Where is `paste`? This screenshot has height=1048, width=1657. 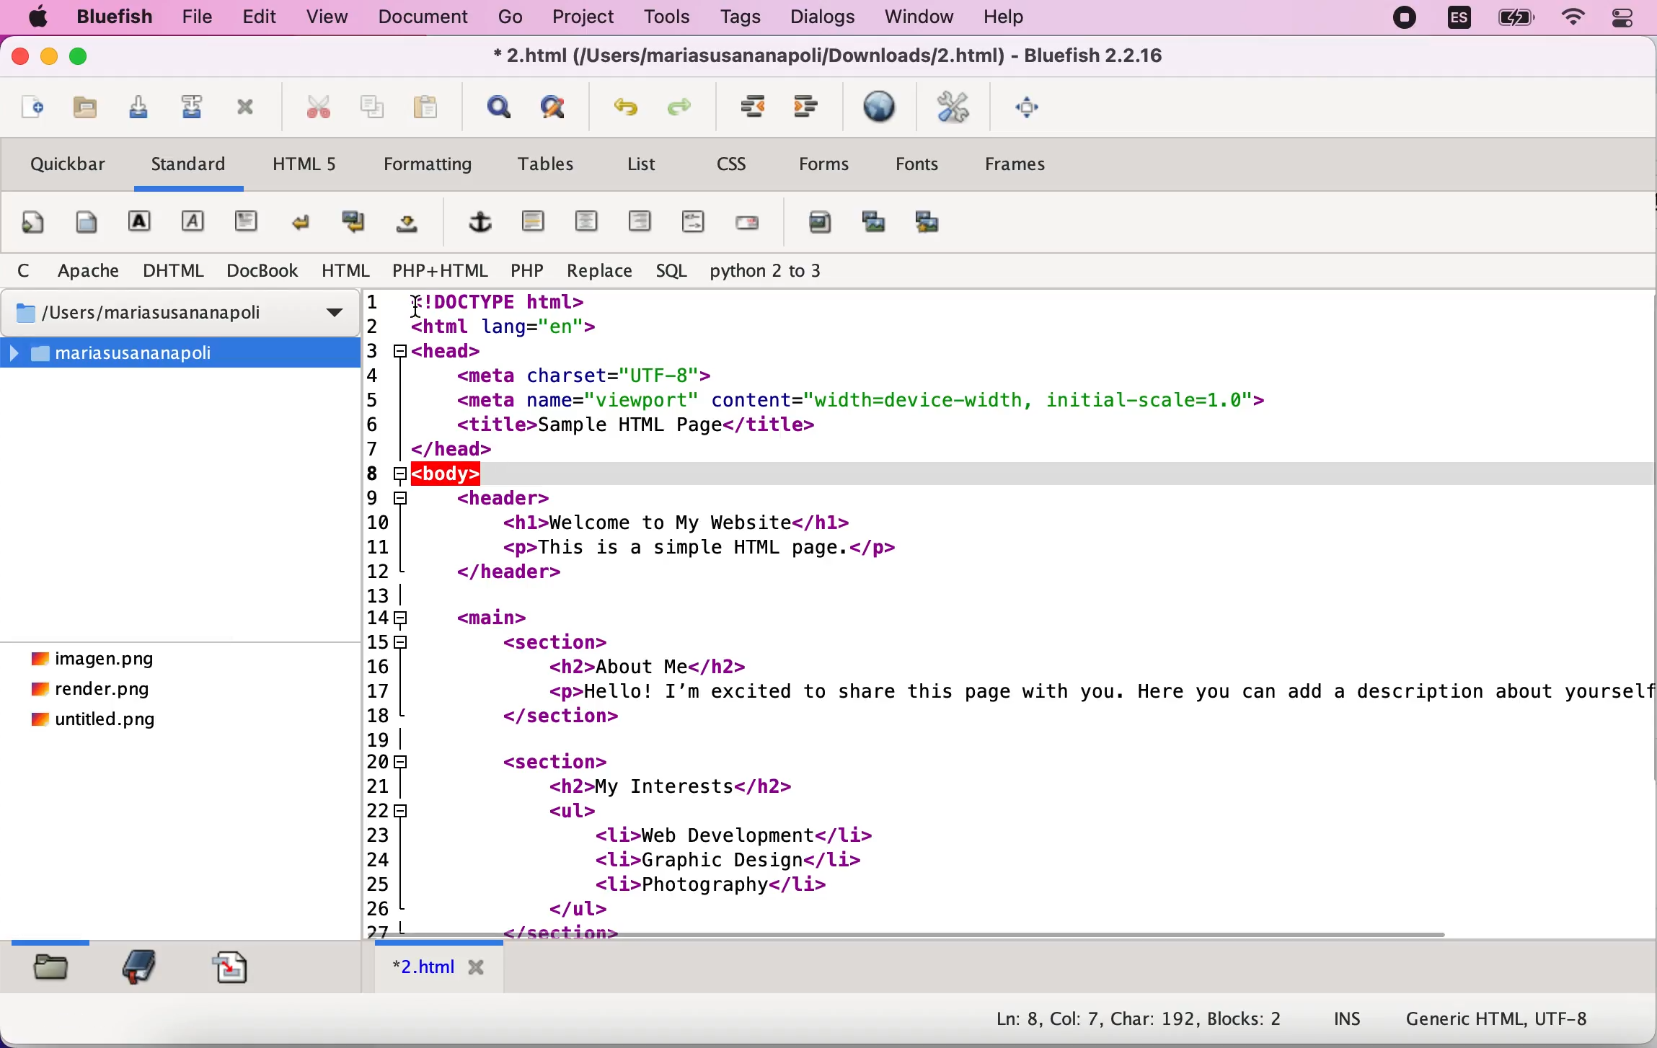 paste is located at coordinates (436, 104).